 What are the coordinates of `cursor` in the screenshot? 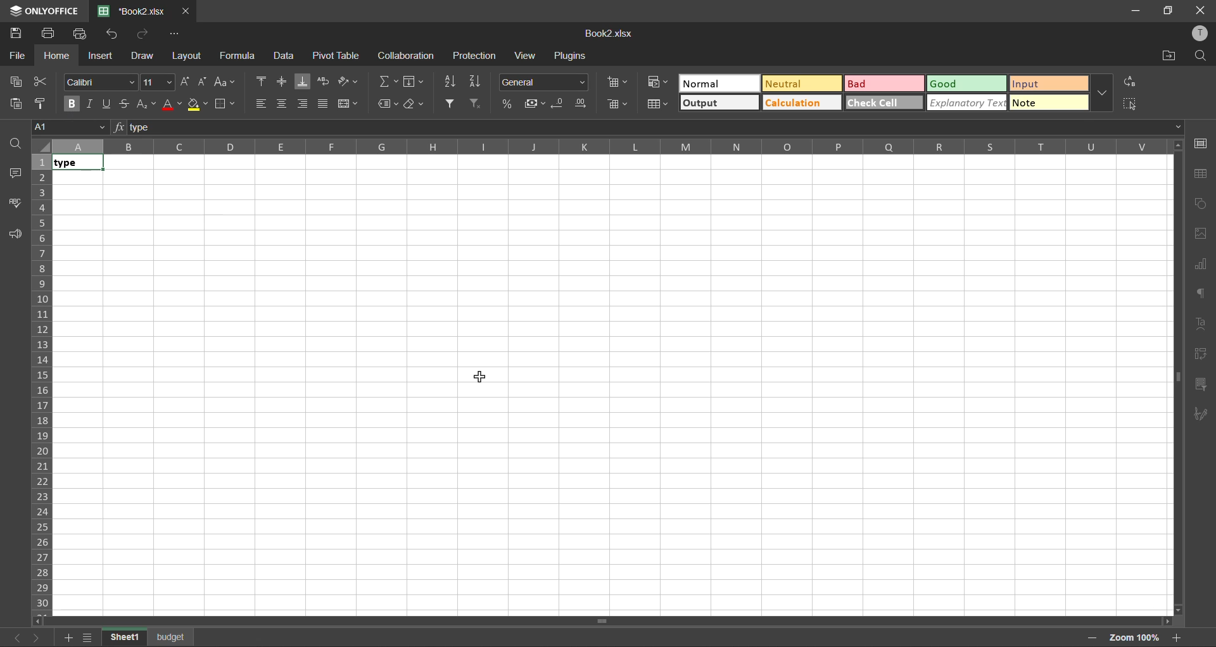 It's located at (477, 378).